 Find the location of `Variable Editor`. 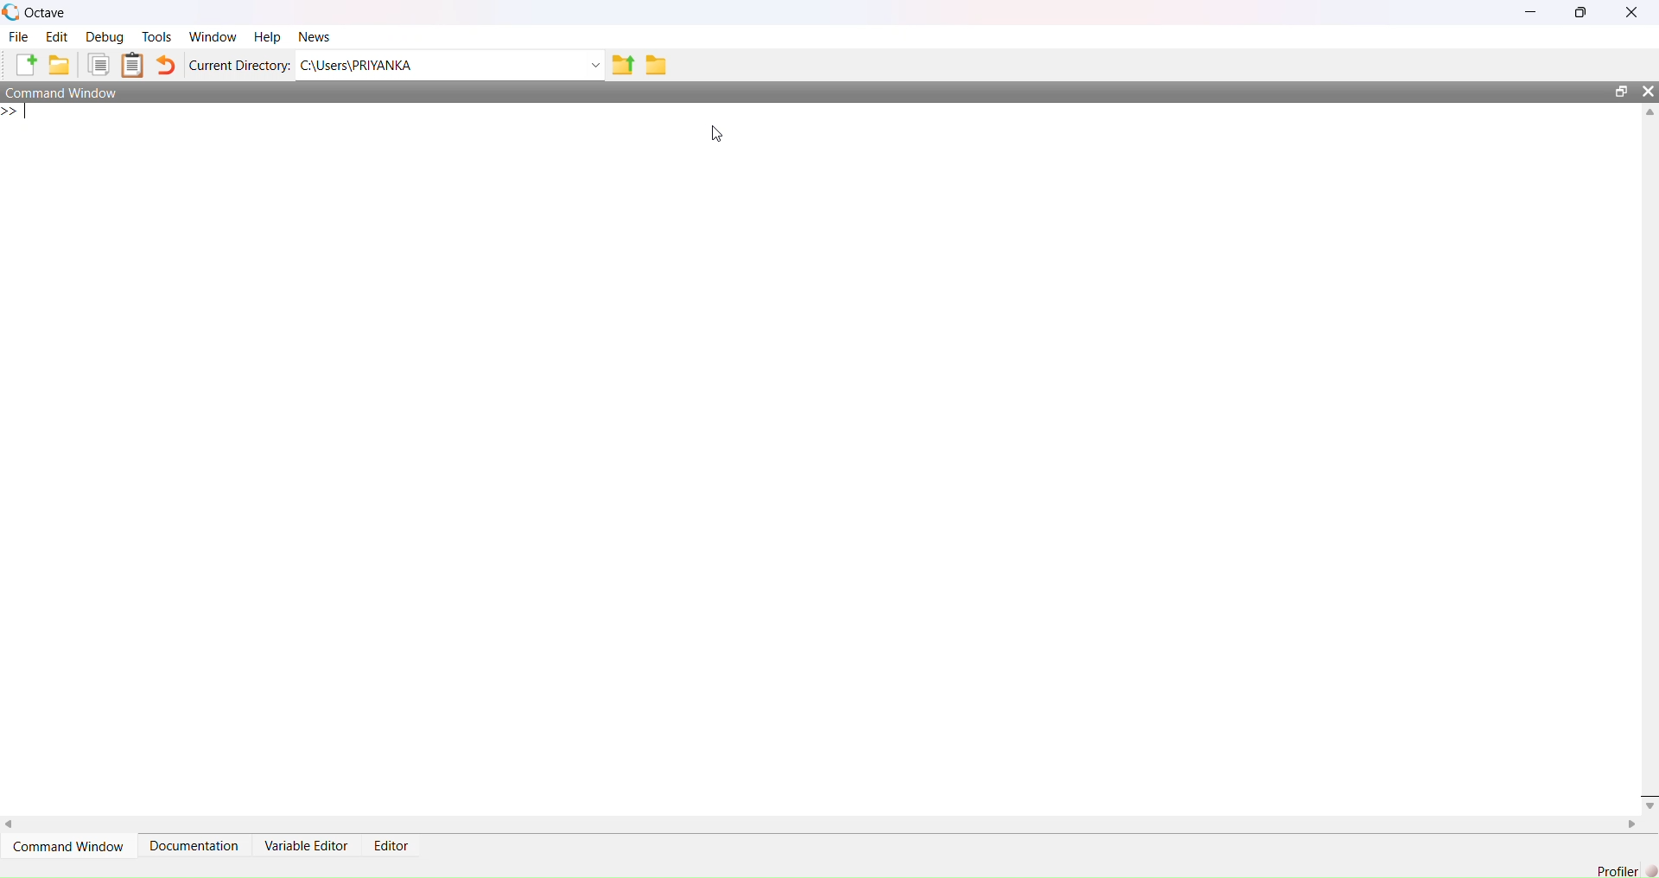

Variable Editor is located at coordinates (307, 845).